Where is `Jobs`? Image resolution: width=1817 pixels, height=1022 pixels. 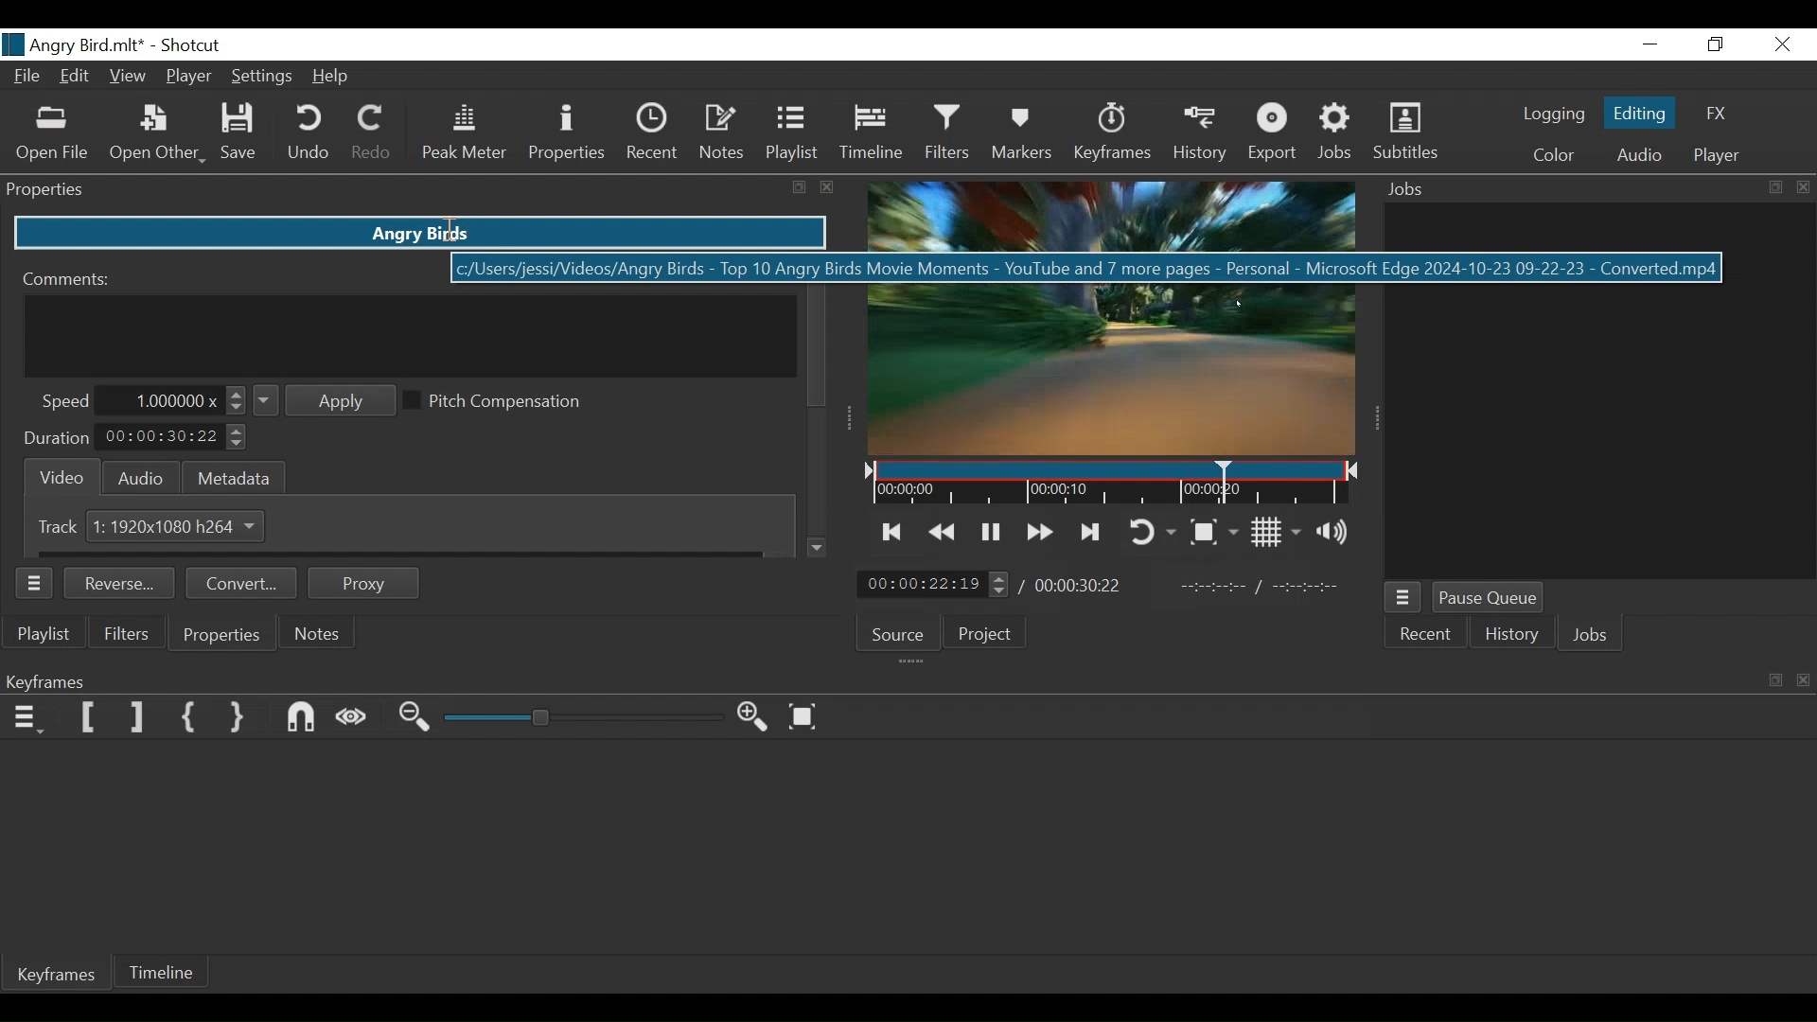
Jobs is located at coordinates (1592, 634).